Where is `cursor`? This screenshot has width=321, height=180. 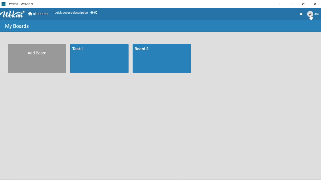
cursor is located at coordinates (311, 18).